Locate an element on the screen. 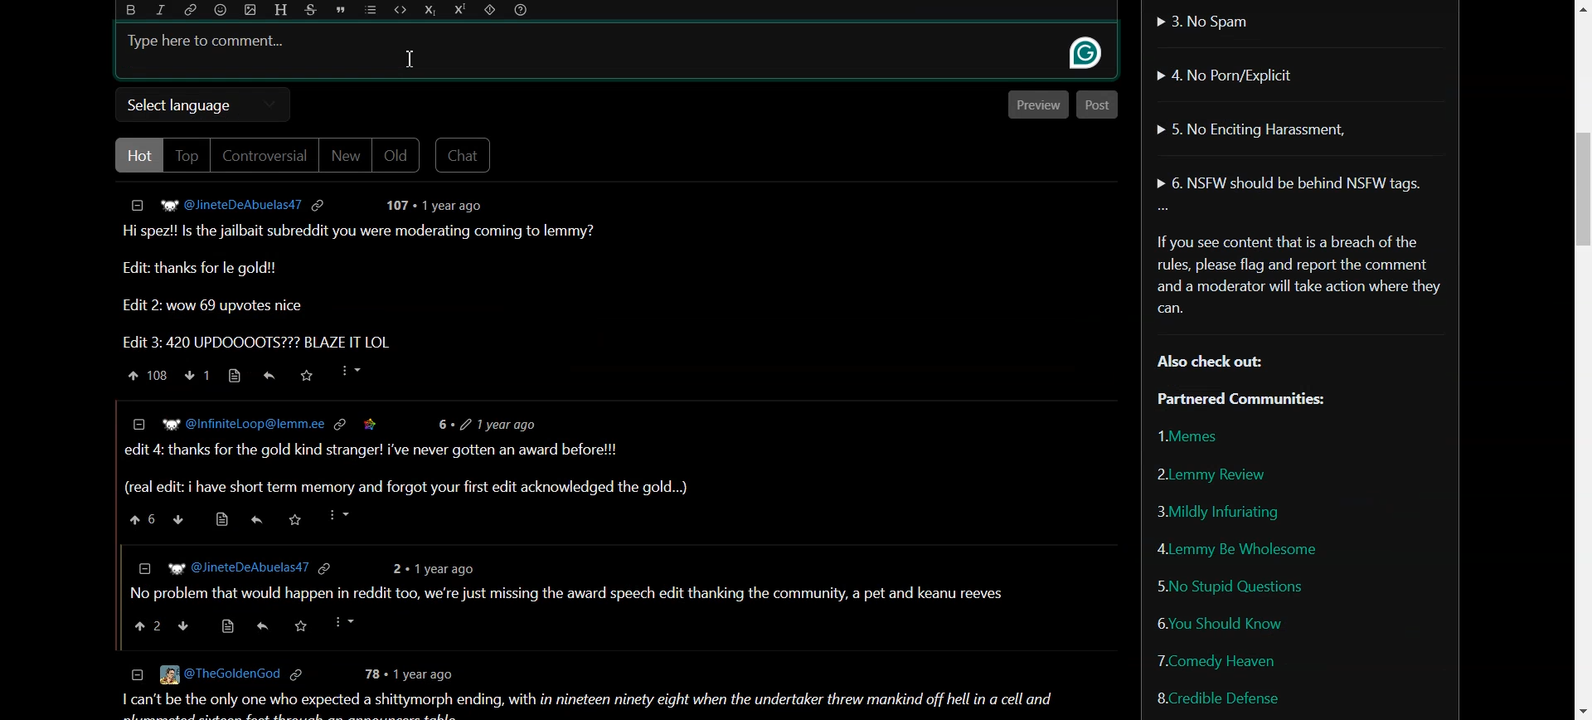 The width and height of the screenshot is (1592, 720). saved is located at coordinates (372, 426).